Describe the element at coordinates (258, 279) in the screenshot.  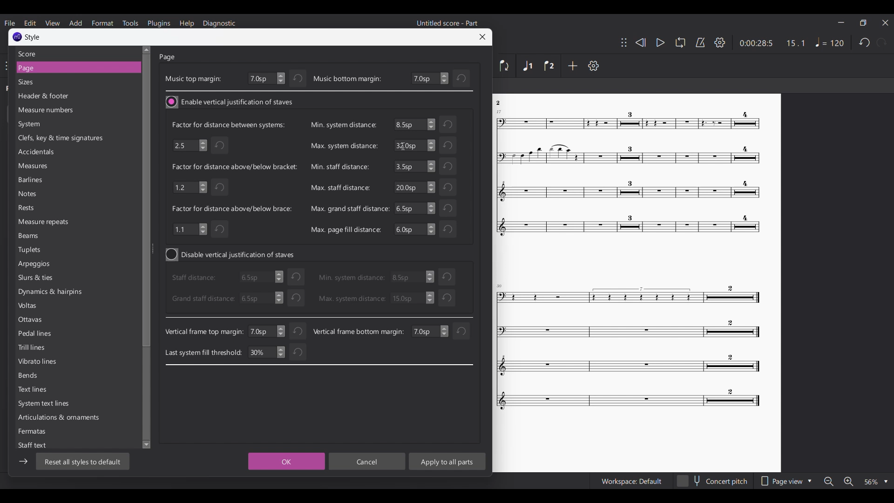
I see `6.5sp` at that location.